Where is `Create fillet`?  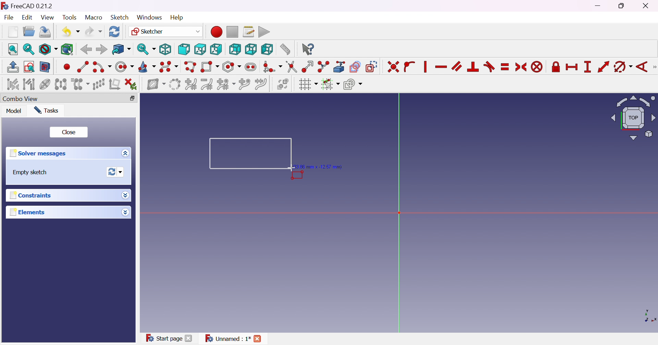 Create fillet is located at coordinates (272, 67).